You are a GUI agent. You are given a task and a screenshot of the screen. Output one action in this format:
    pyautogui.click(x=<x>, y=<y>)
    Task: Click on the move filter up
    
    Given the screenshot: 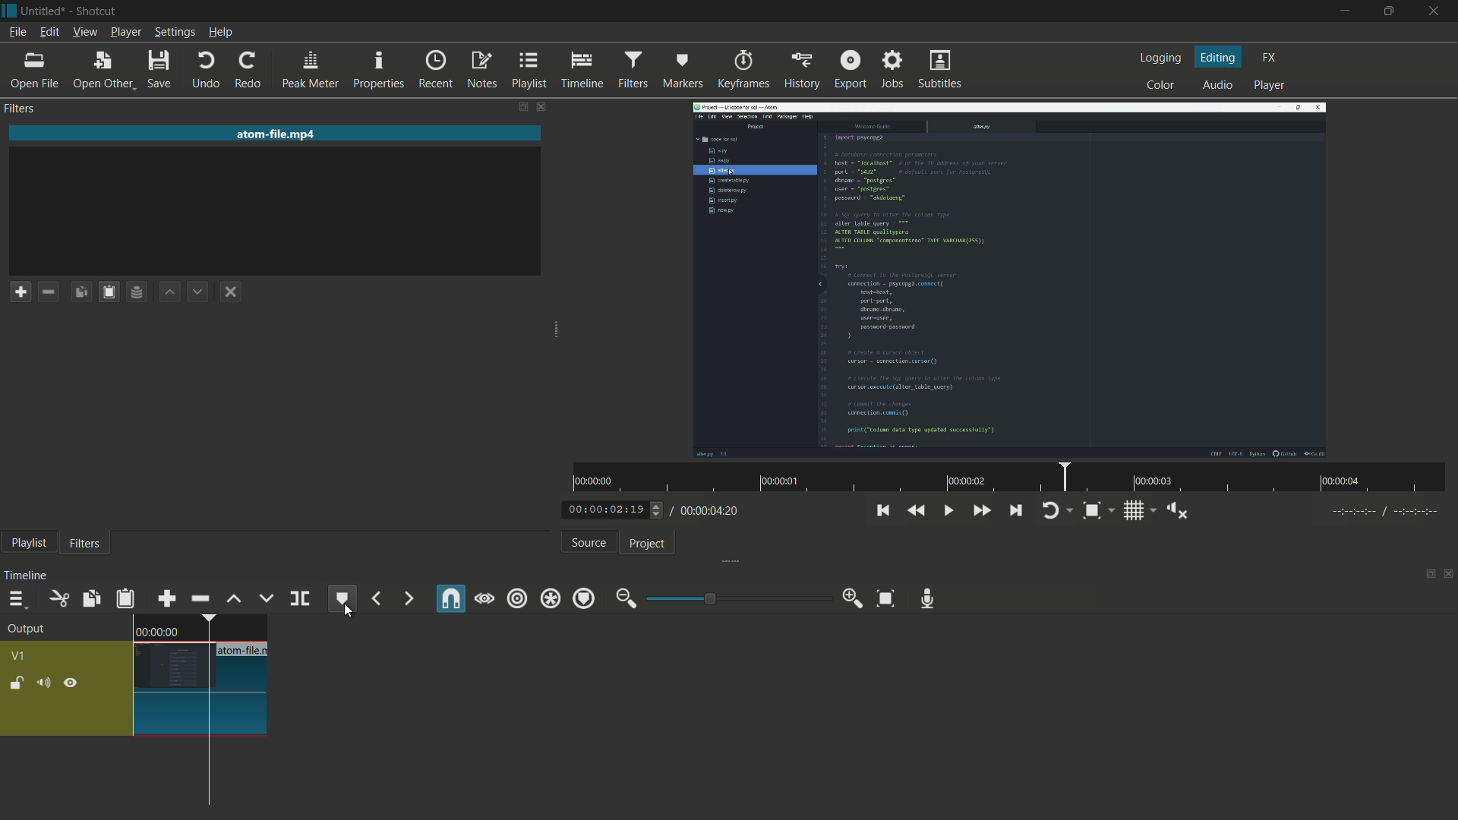 What is the action you would take?
    pyautogui.click(x=169, y=292)
    